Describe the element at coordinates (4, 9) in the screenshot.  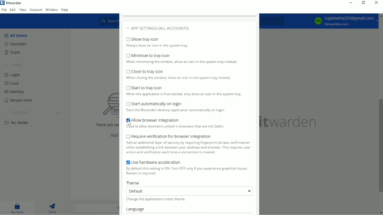
I see `File` at that location.